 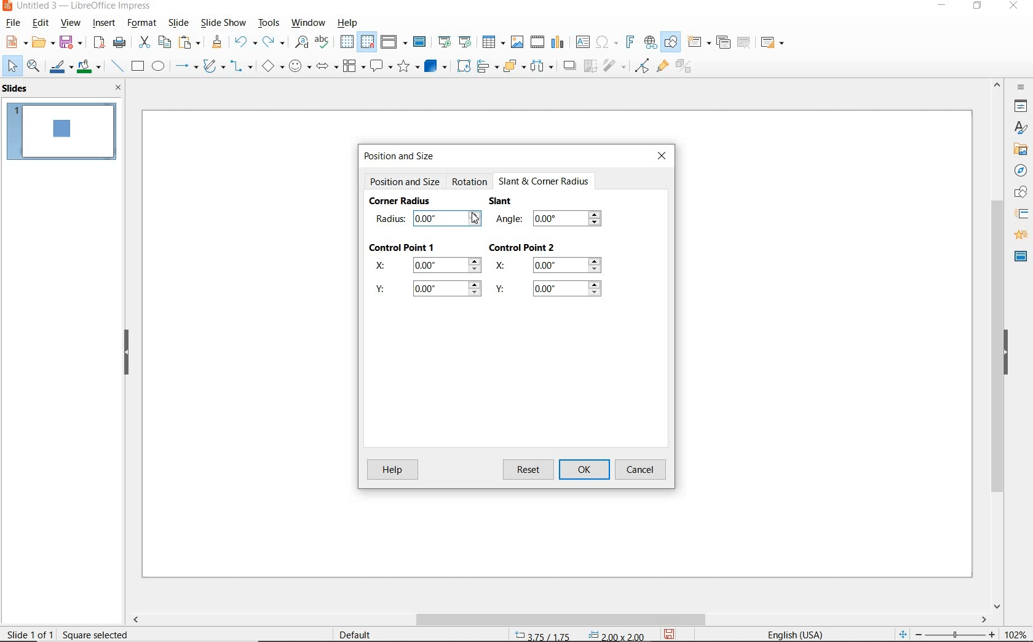 I want to click on line color, so click(x=60, y=66).